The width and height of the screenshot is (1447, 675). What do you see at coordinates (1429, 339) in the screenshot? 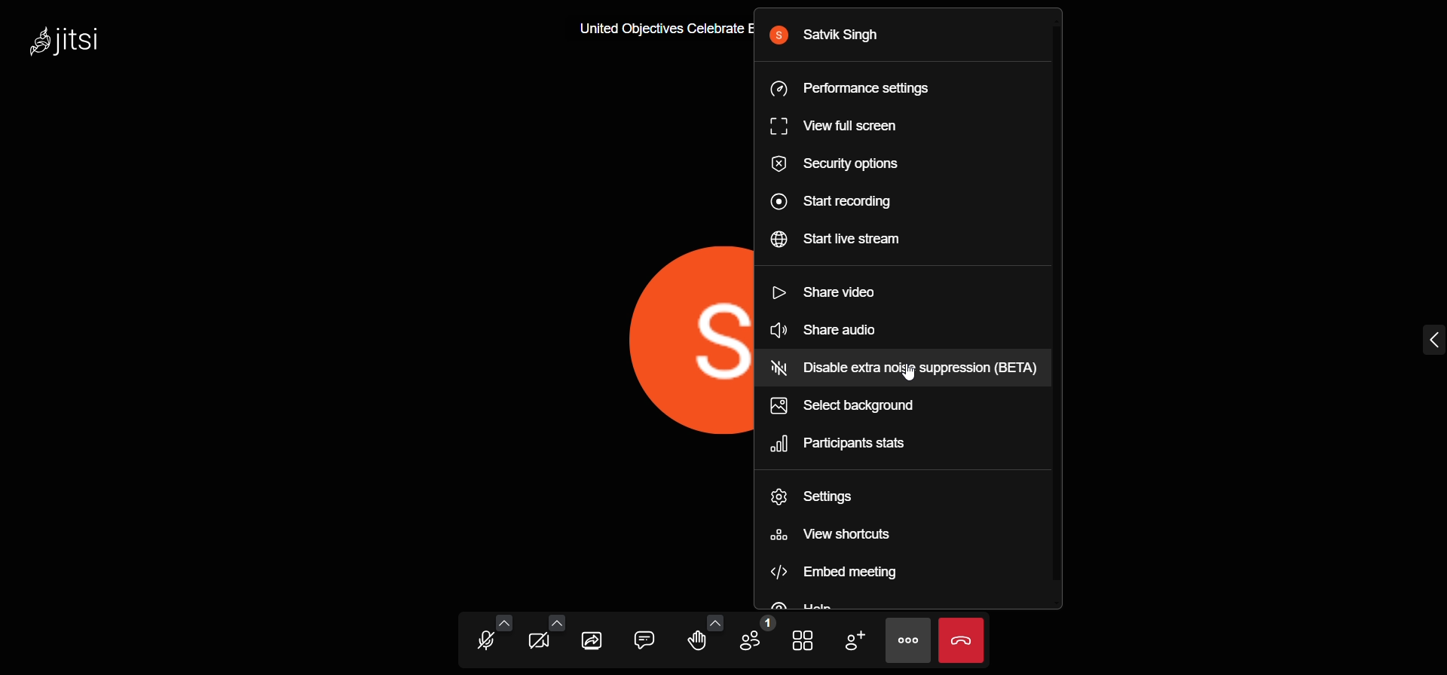
I see `expand` at bounding box center [1429, 339].